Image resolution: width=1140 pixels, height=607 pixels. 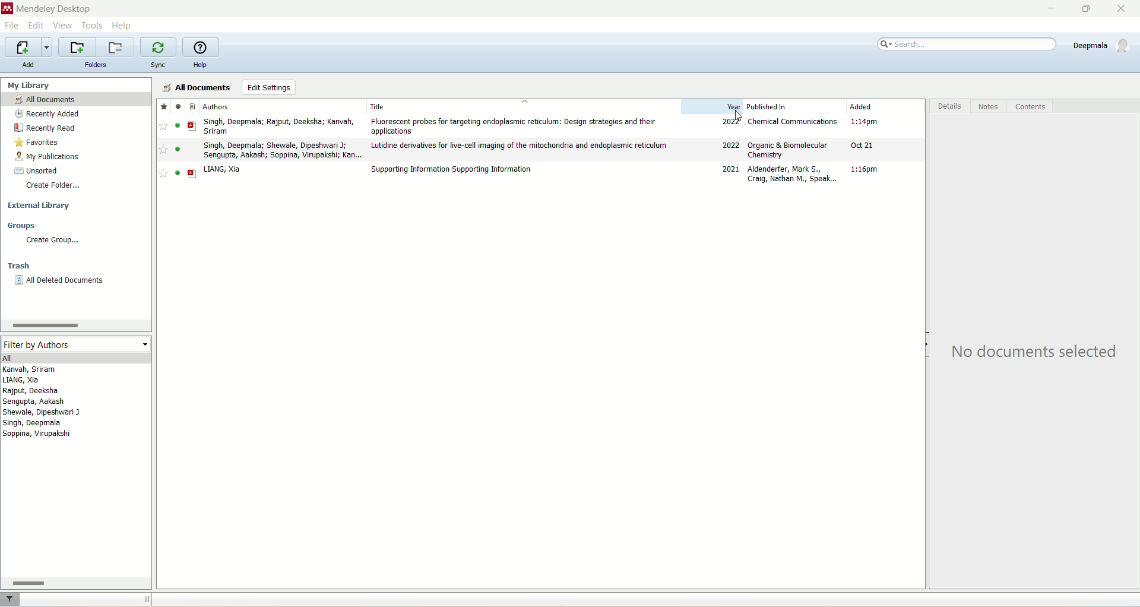 What do you see at coordinates (32, 401) in the screenshot?
I see `Sengupta, Aakash` at bounding box center [32, 401].